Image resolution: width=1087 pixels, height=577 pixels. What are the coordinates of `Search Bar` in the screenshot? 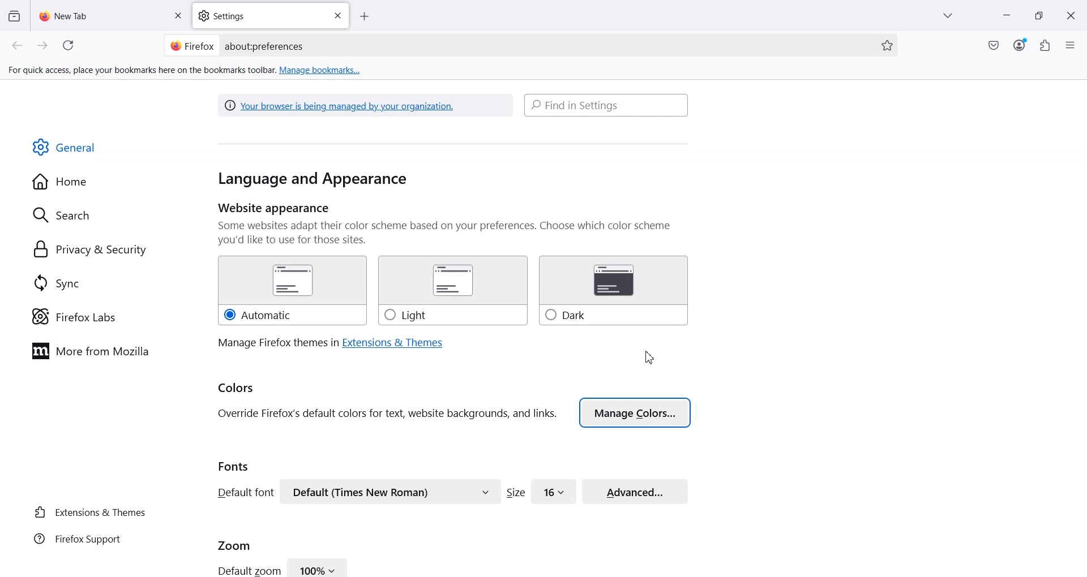 It's located at (607, 105).